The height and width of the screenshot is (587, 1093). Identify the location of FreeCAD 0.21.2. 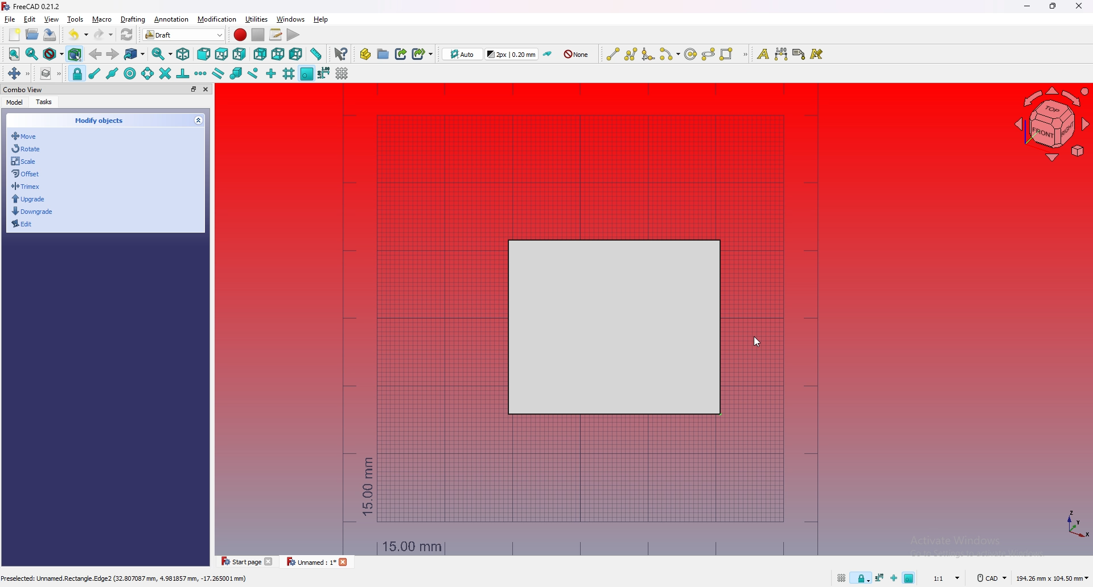
(31, 6).